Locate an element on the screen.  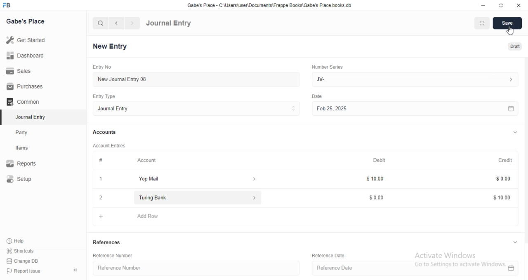
close is located at coordinates (101, 198).